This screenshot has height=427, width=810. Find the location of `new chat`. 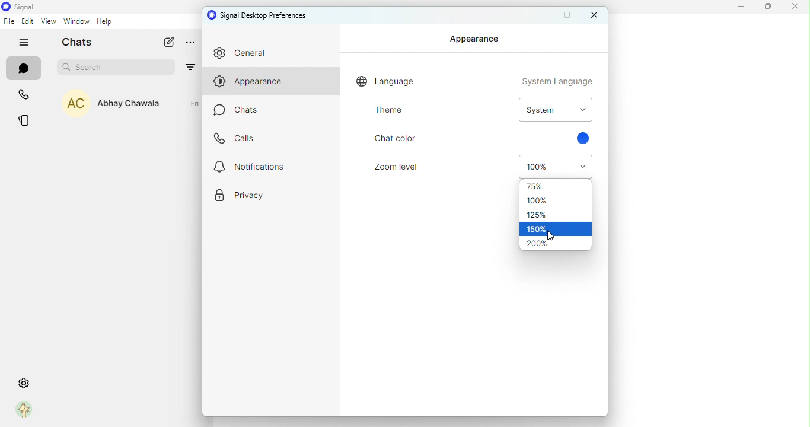

new chat is located at coordinates (170, 43).